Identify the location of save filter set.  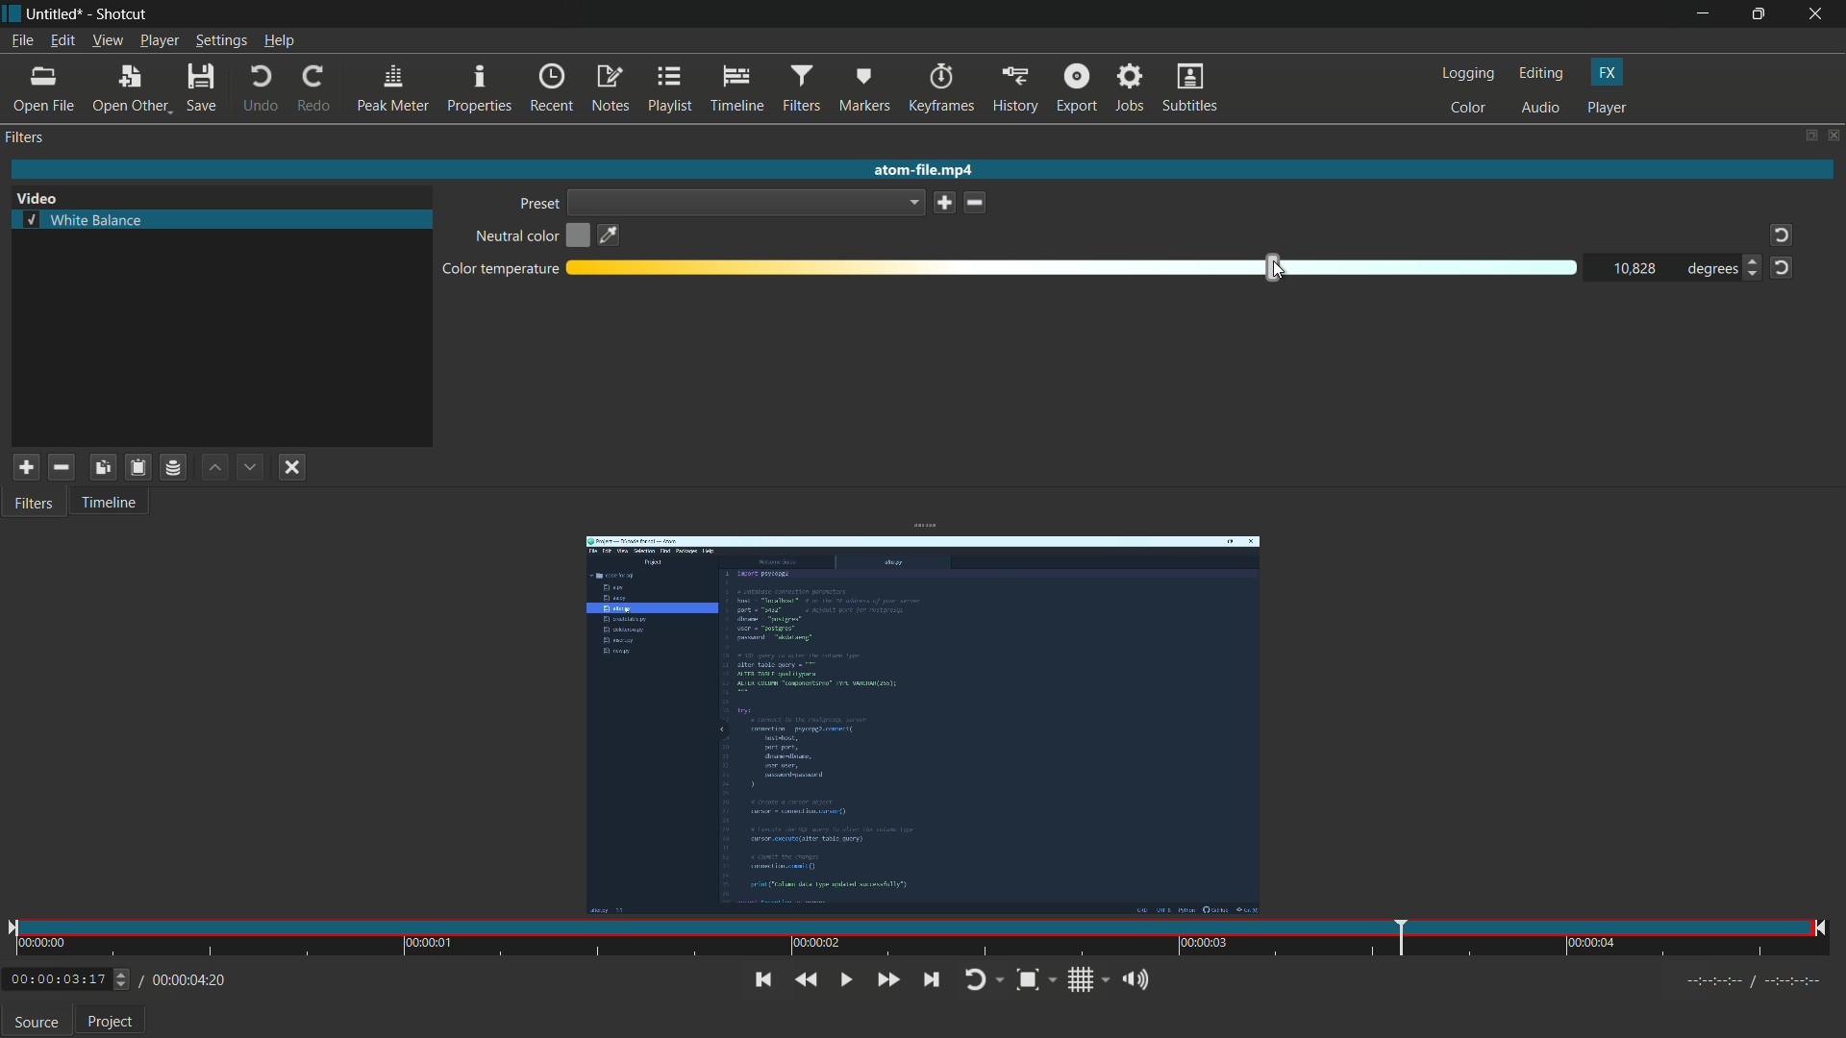
(174, 467).